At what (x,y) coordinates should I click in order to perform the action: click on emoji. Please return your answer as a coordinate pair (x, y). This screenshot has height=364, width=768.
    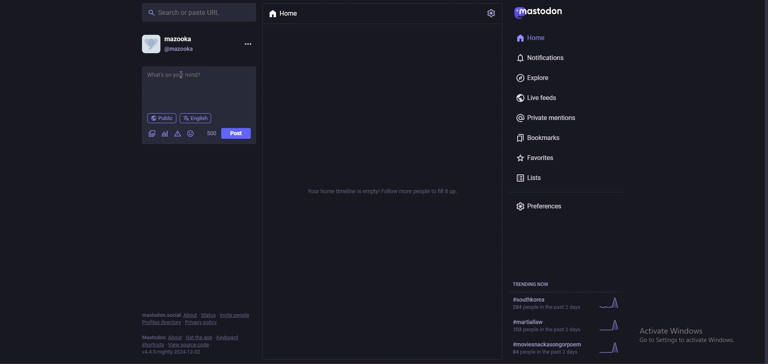
    Looking at the image, I should click on (192, 133).